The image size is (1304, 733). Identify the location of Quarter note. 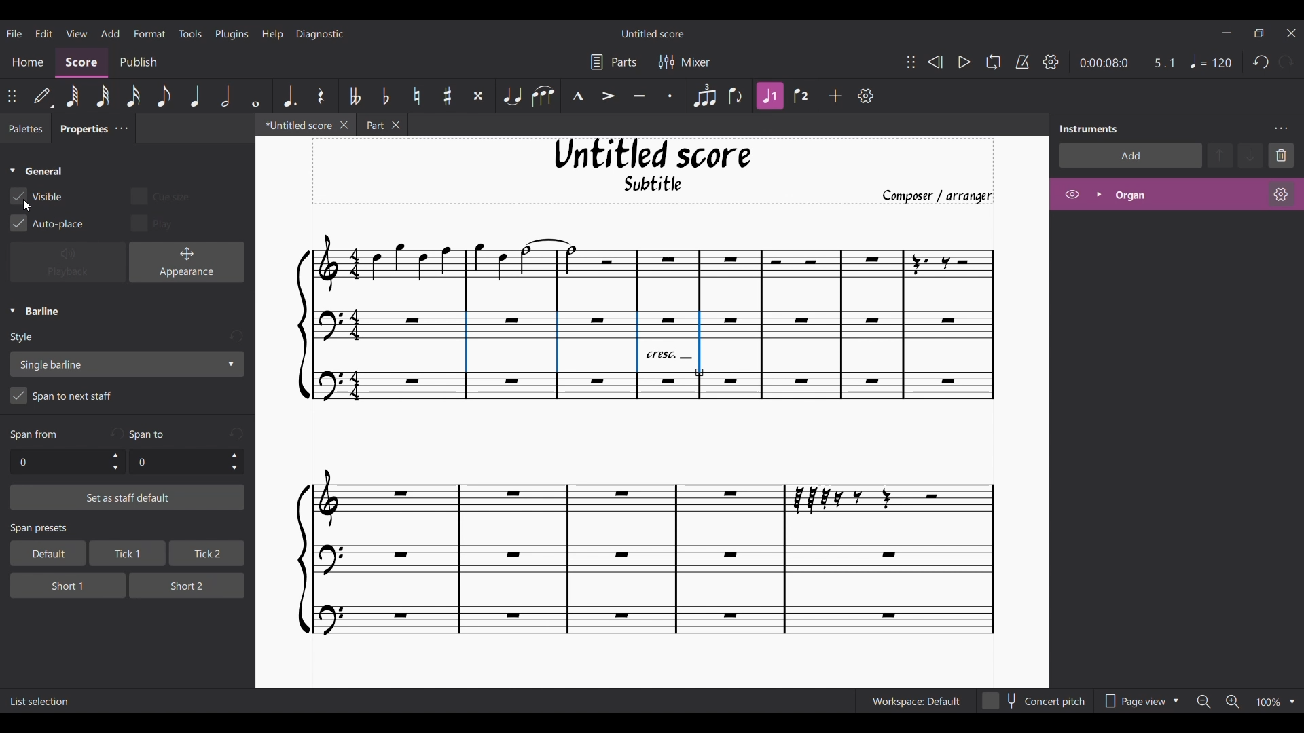
(196, 96).